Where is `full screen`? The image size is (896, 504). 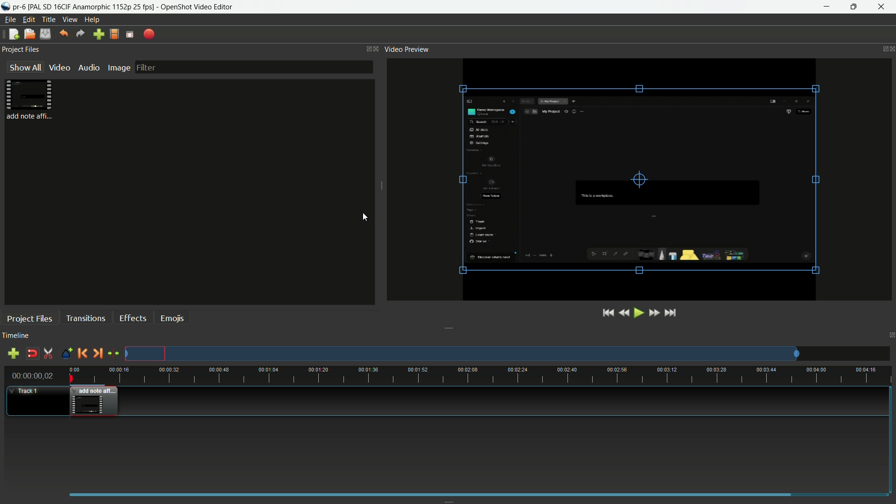
full screen is located at coordinates (130, 35).